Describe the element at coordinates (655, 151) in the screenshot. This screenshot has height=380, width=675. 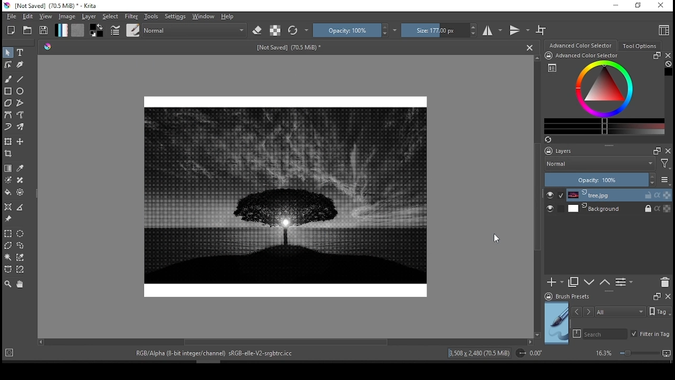
I see `Frame` at that location.